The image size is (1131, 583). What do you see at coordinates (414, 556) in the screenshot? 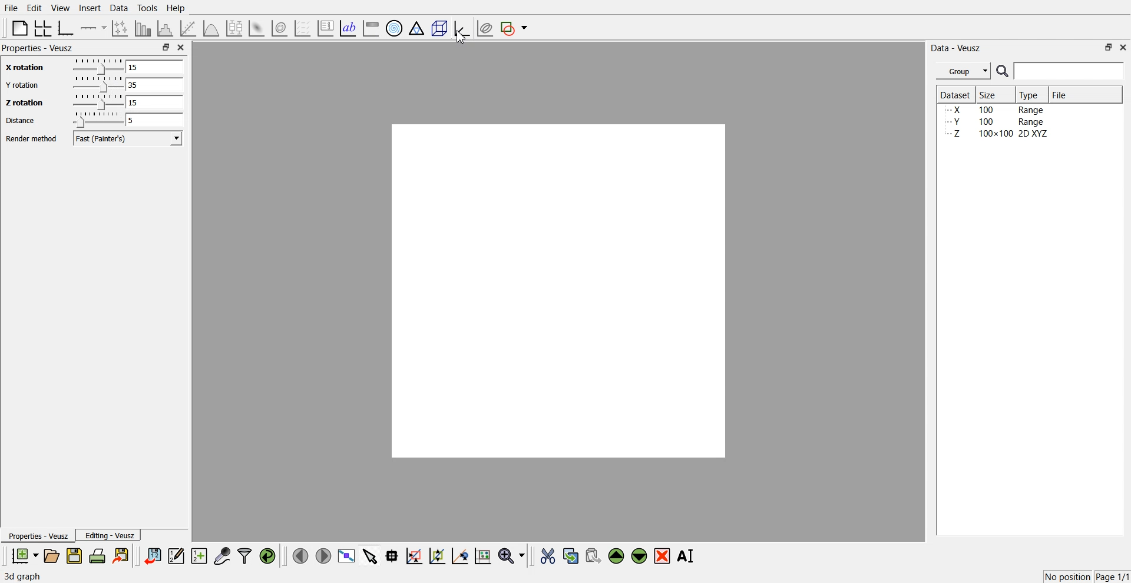
I see `Draw a rectangle to zoom graph axes` at bounding box center [414, 556].